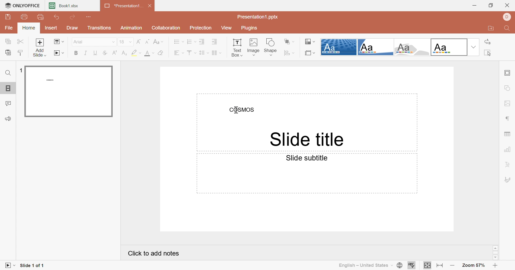 This screenshot has height=270, width=515. I want to click on Close, so click(149, 6).